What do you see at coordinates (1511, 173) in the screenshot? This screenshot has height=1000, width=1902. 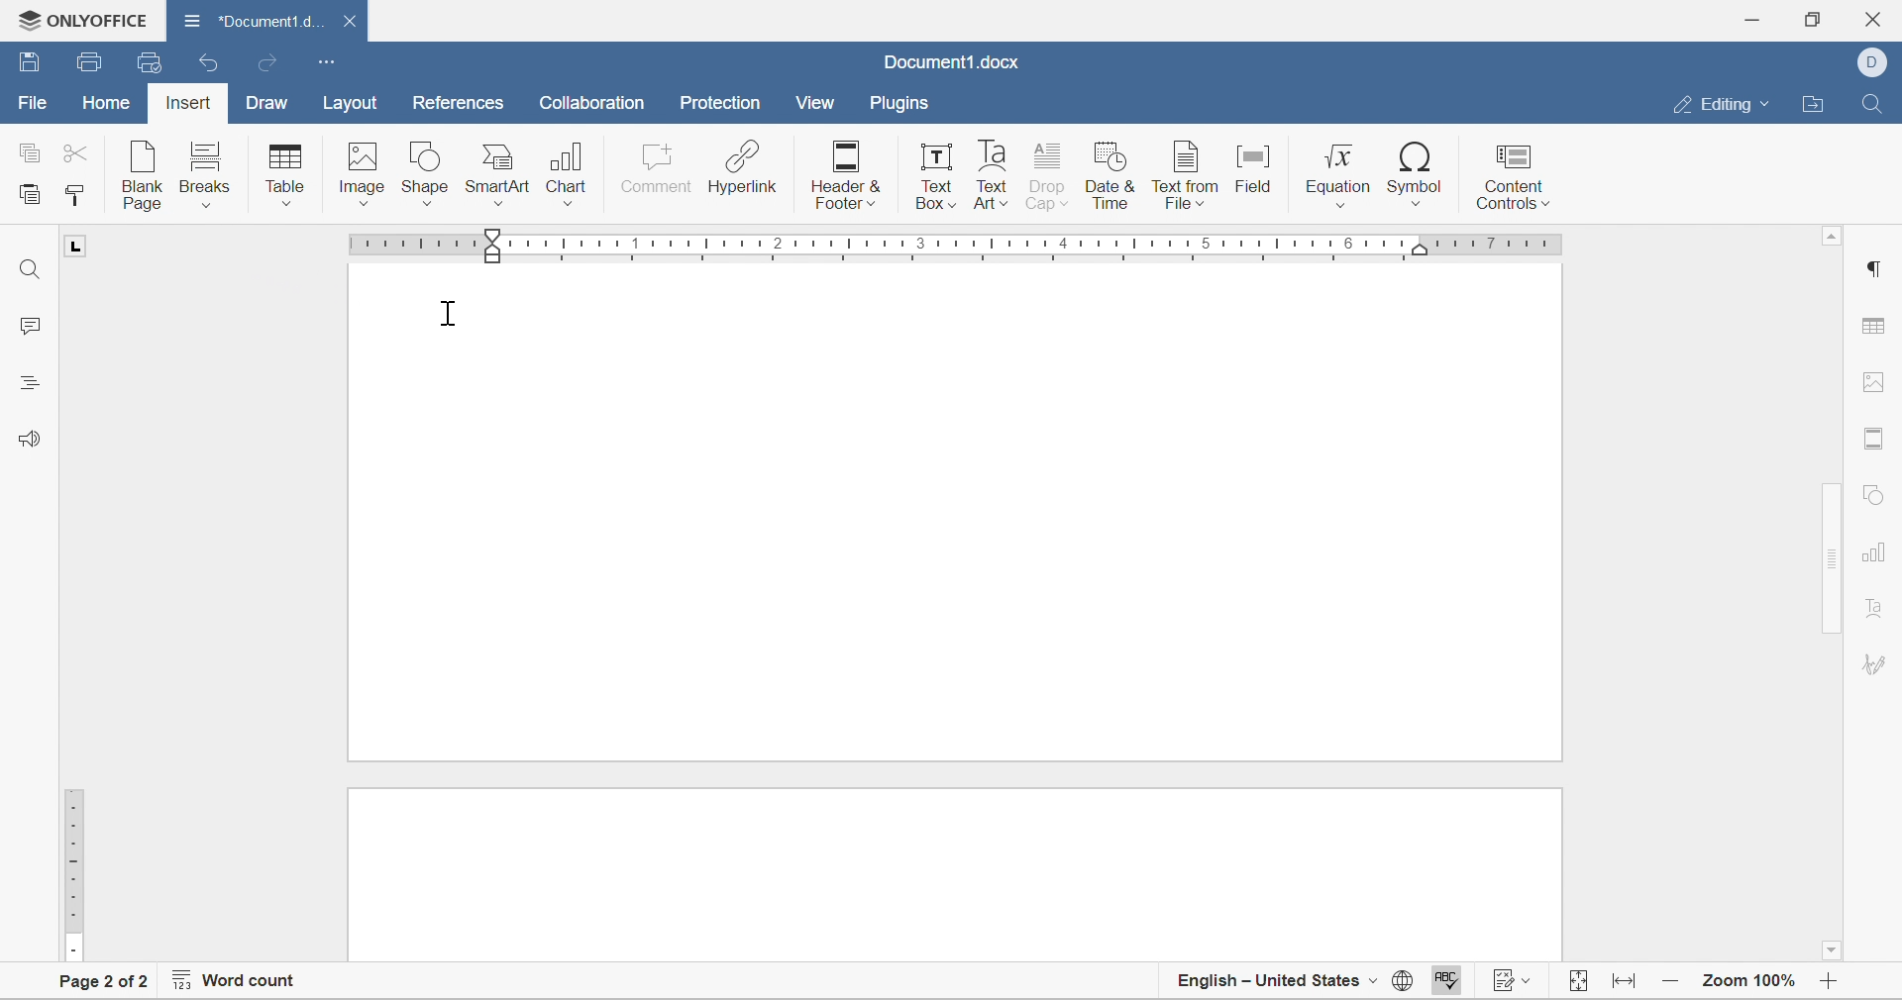 I see `Content controls` at bounding box center [1511, 173].